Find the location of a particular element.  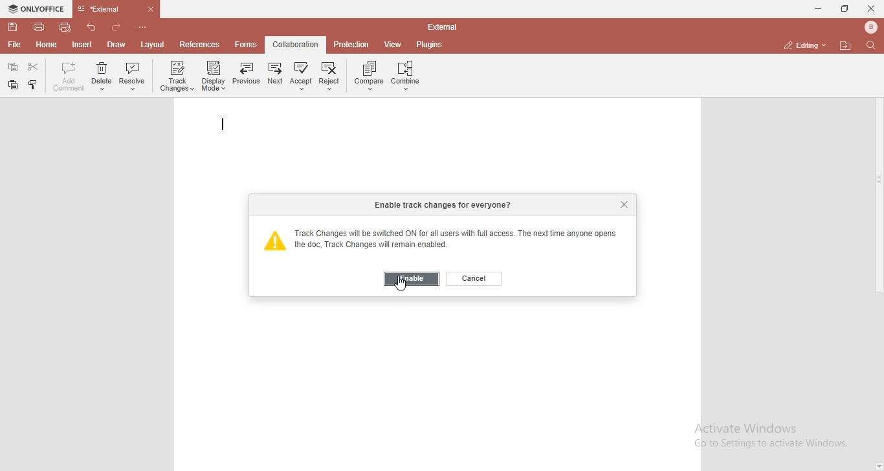

reject is located at coordinates (331, 76).